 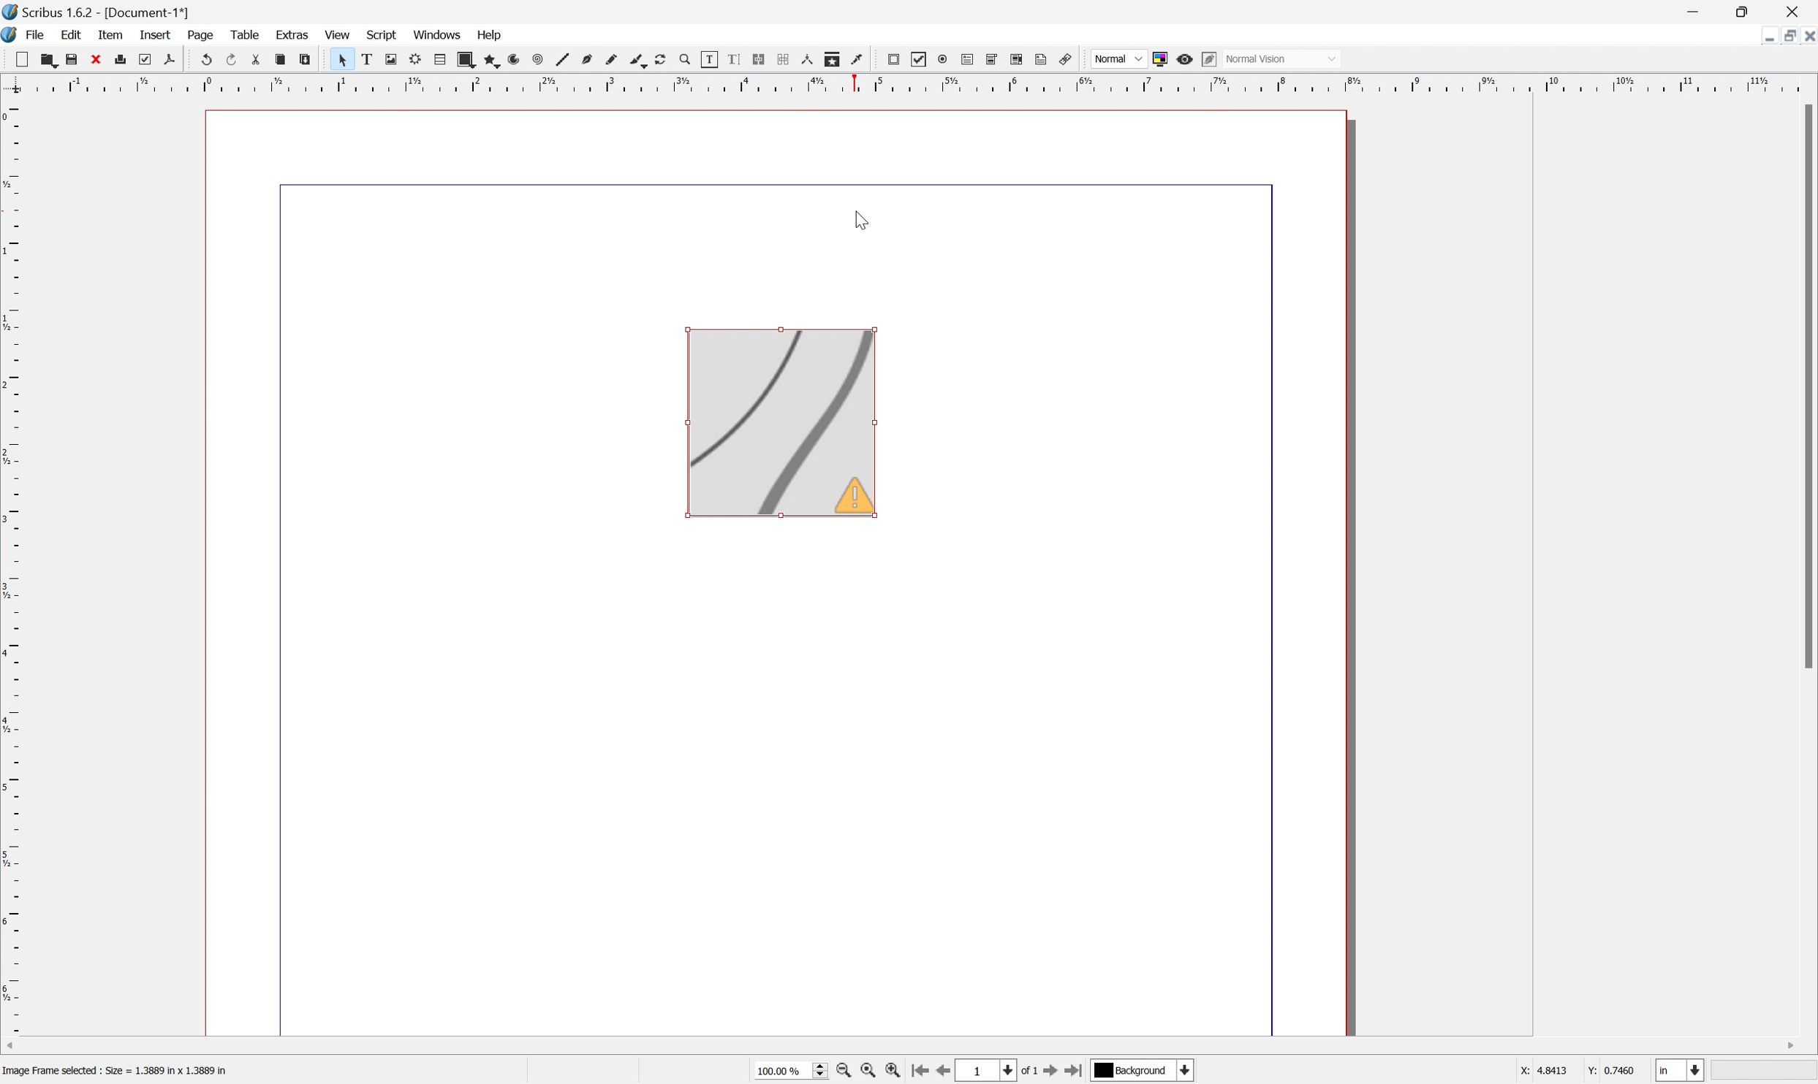 I want to click on Scroll right, so click(x=1788, y=1043).